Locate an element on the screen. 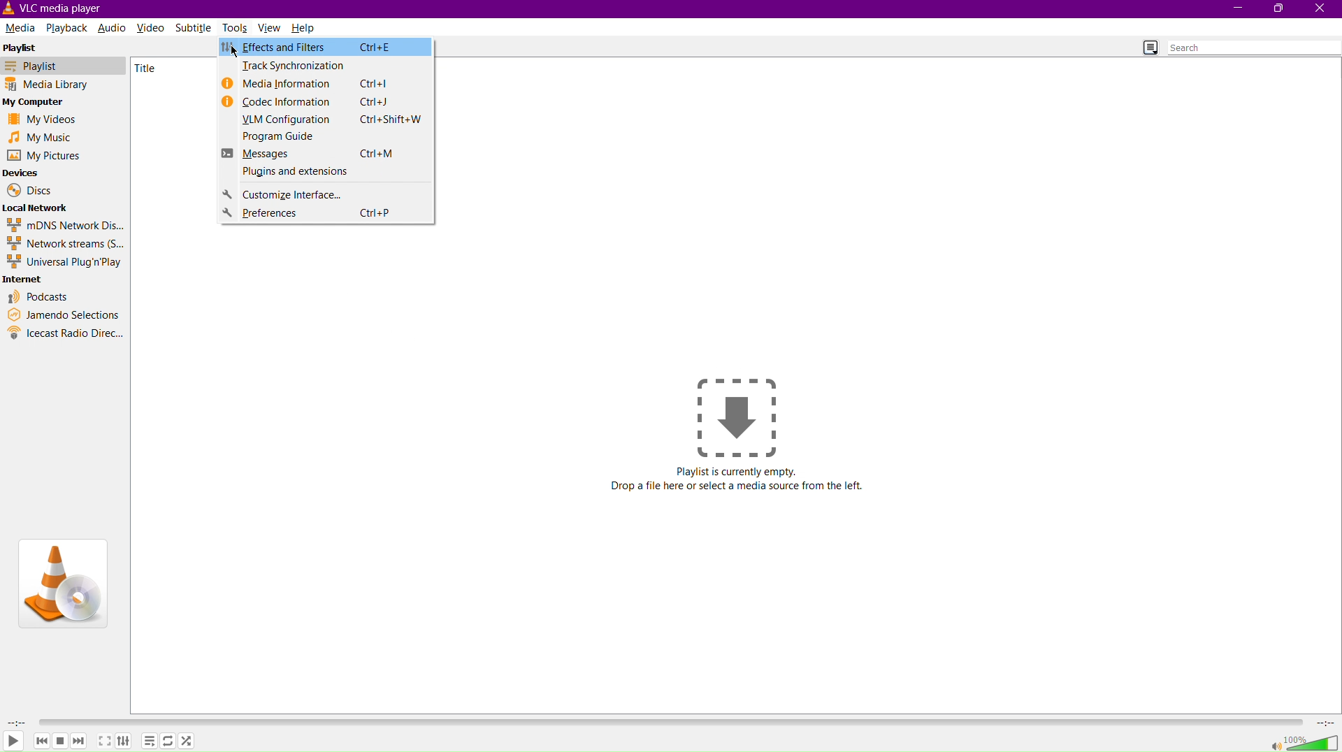  Universal Plug'n'Play is located at coordinates (64, 262).